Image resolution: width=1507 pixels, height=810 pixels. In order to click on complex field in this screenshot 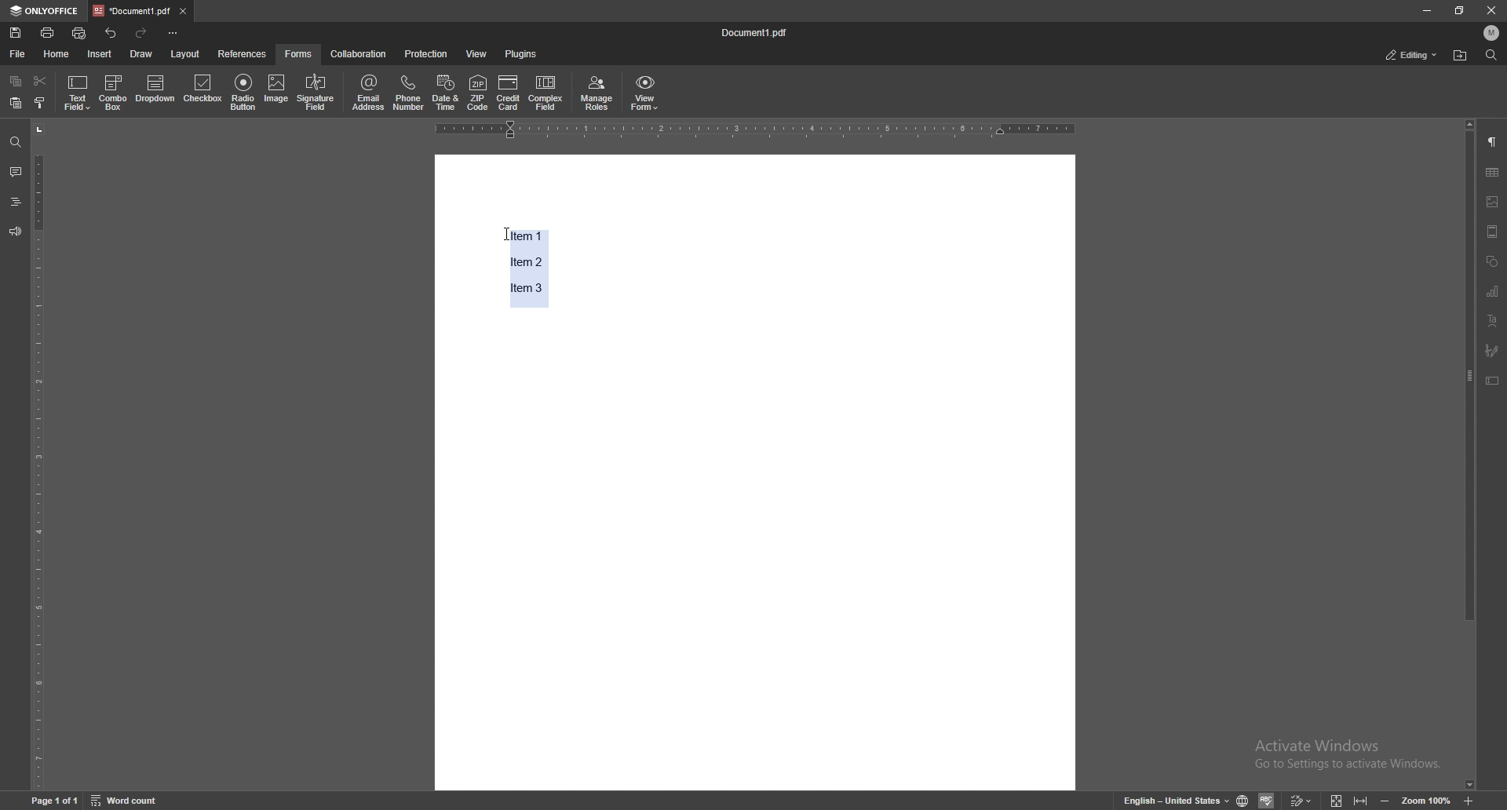, I will do `click(546, 94)`.